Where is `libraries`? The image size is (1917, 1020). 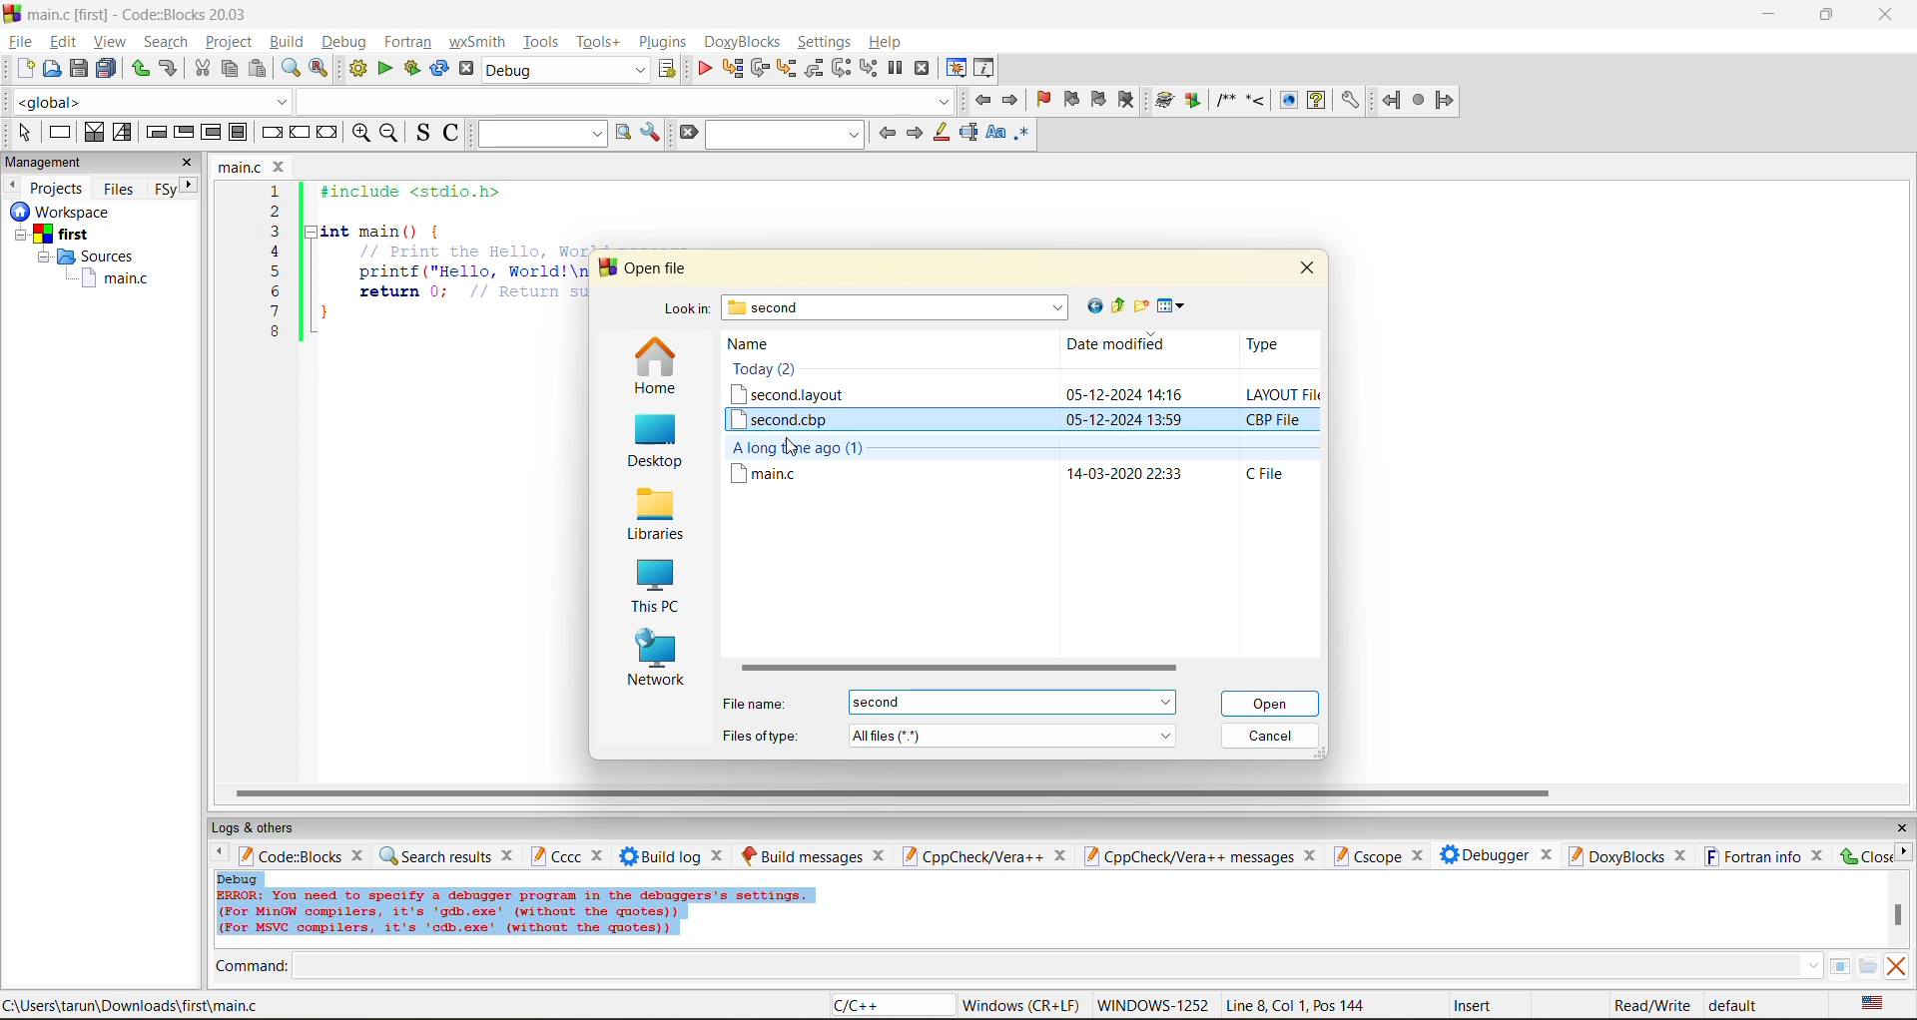
libraries is located at coordinates (653, 515).